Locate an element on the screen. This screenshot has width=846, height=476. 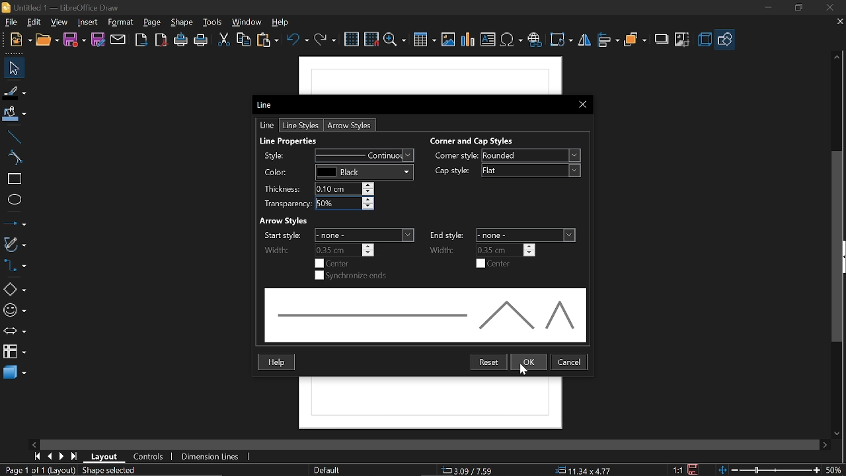
Arrow Styles is located at coordinates (293, 219).